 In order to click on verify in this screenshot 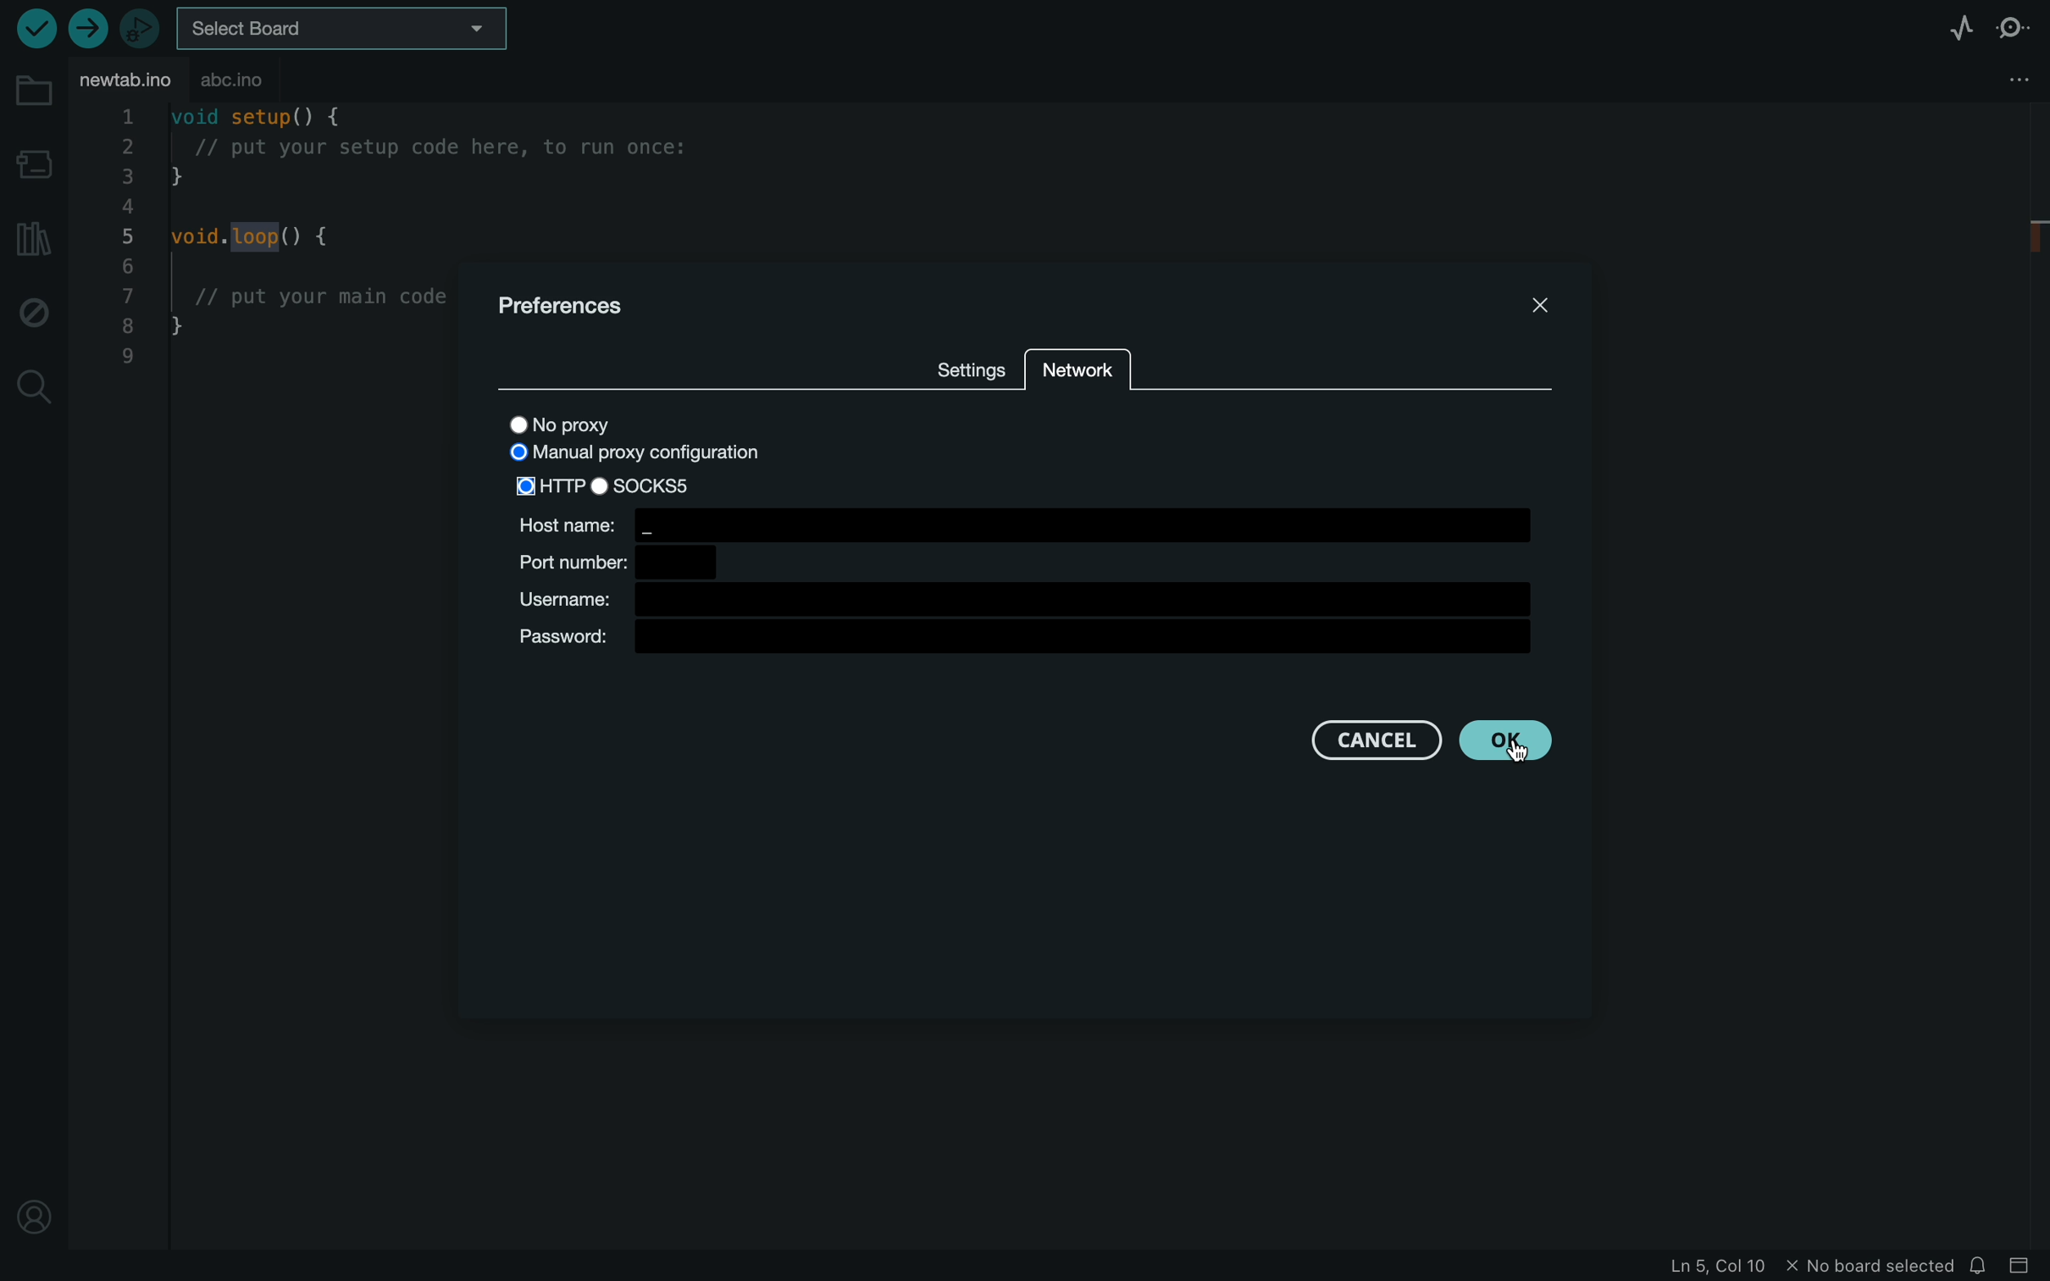, I will do `click(40, 28)`.